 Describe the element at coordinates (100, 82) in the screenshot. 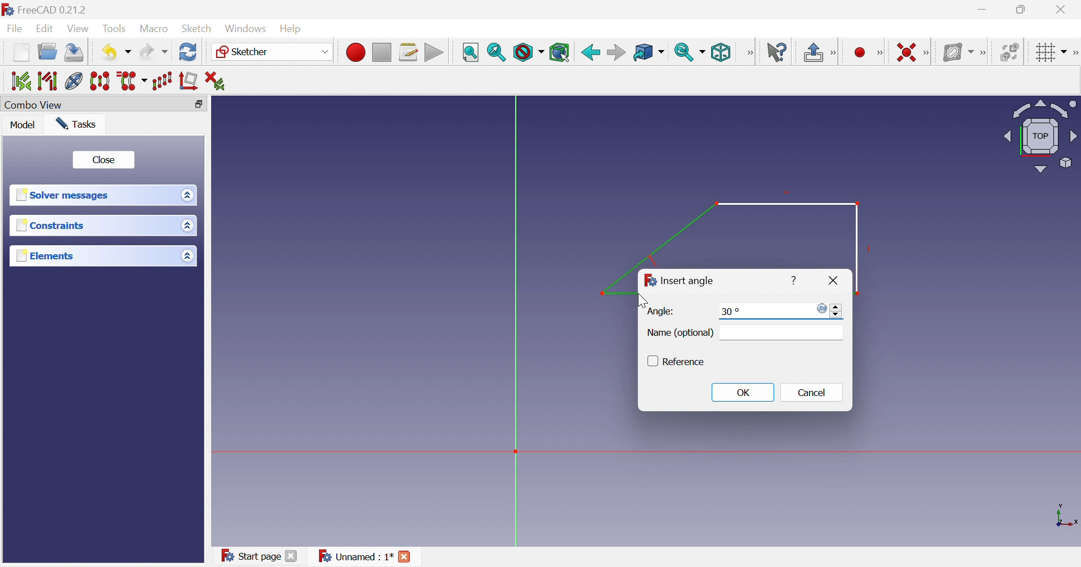

I see `Symmetry` at that location.